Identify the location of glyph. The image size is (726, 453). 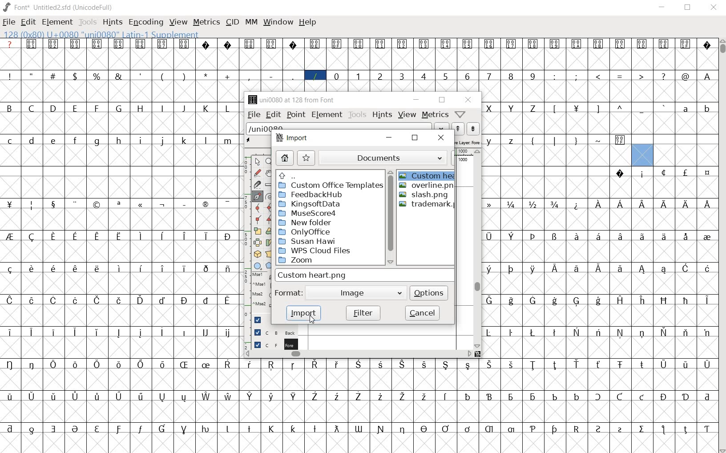
(183, 398).